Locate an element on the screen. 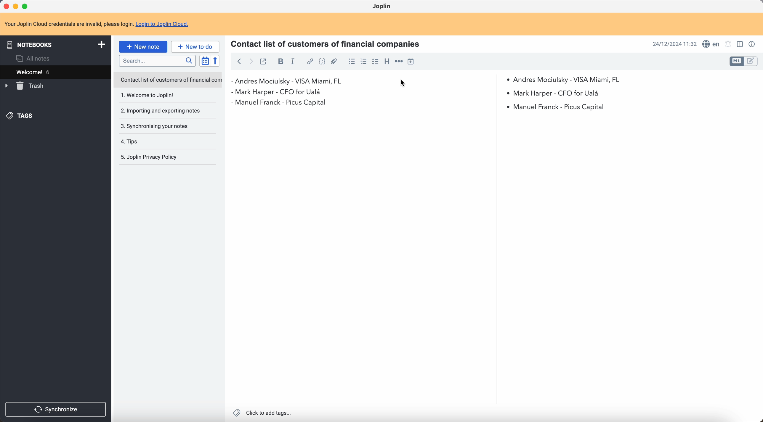 This screenshot has height=422, width=763. scroll bar is located at coordinates (758, 133).